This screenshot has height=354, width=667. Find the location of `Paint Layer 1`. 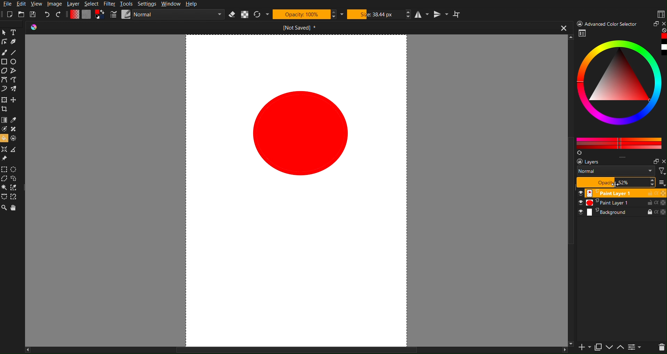

Paint Layer 1 is located at coordinates (619, 203).